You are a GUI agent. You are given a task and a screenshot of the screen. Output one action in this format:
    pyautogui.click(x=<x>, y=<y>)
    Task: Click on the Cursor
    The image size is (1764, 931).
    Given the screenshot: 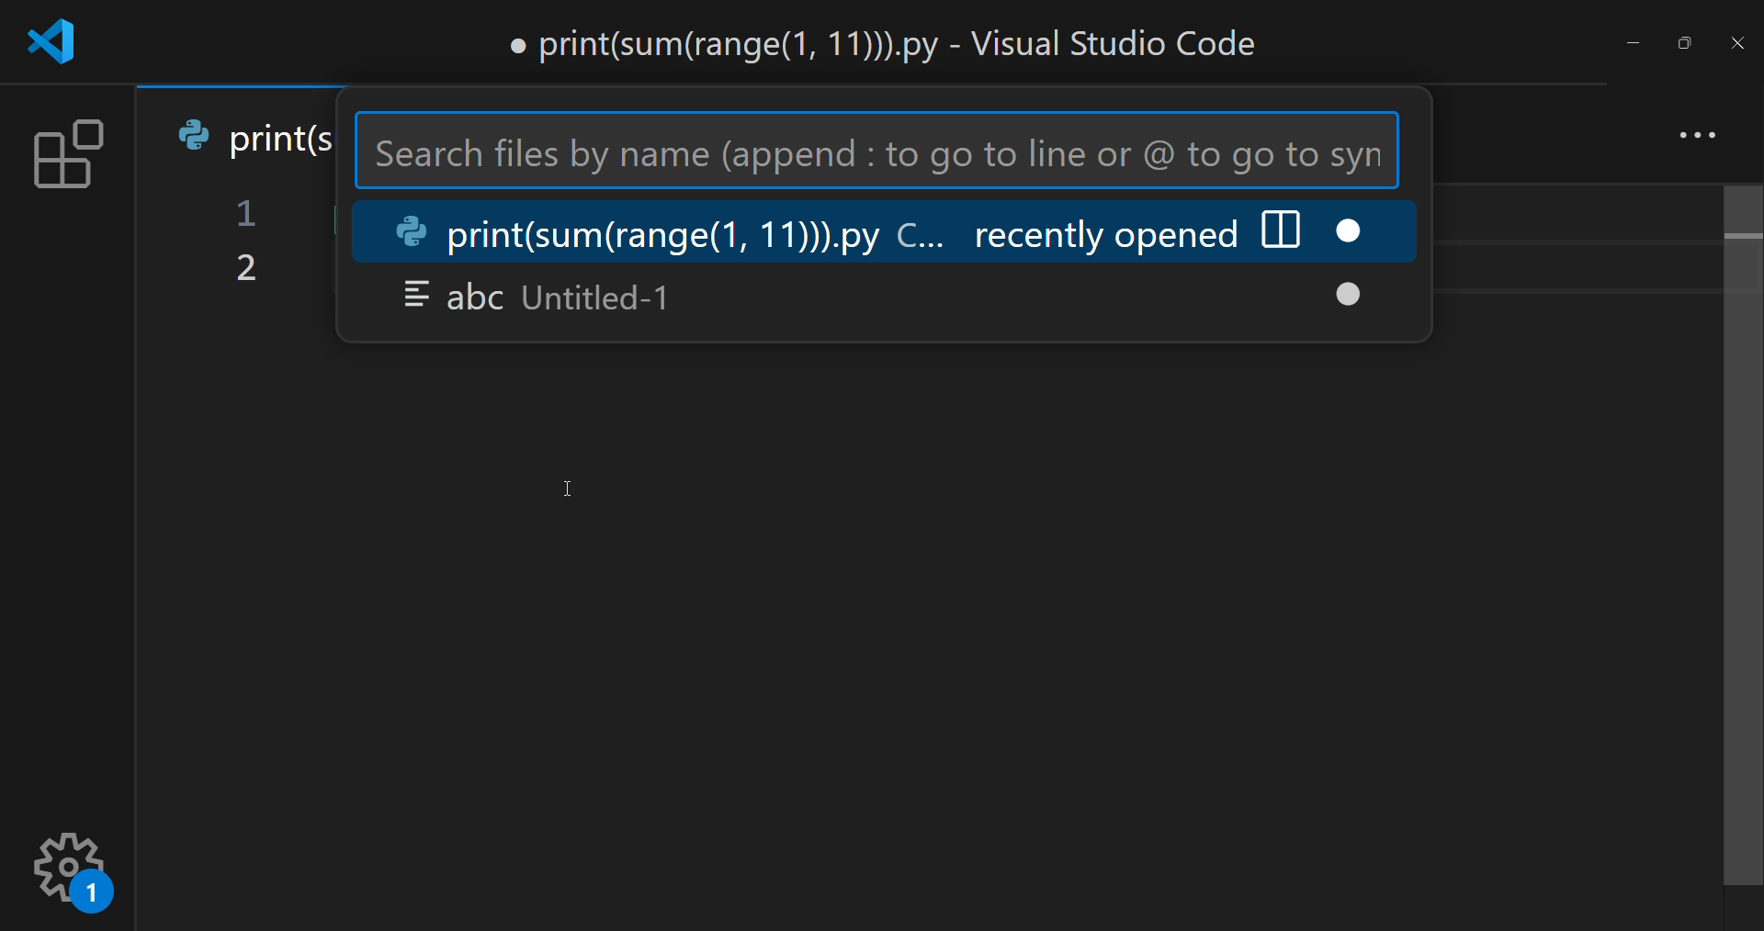 What is the action you would take?
    pyautogui.click(x=574, y=488)
    